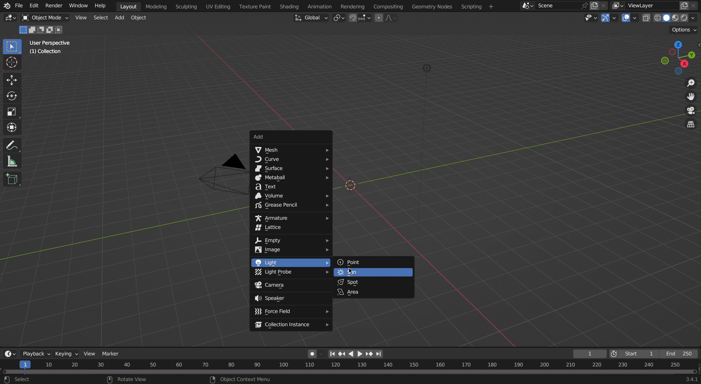 This screenshot has height=384, width=701. I want to click on Light, so click(290, 262).